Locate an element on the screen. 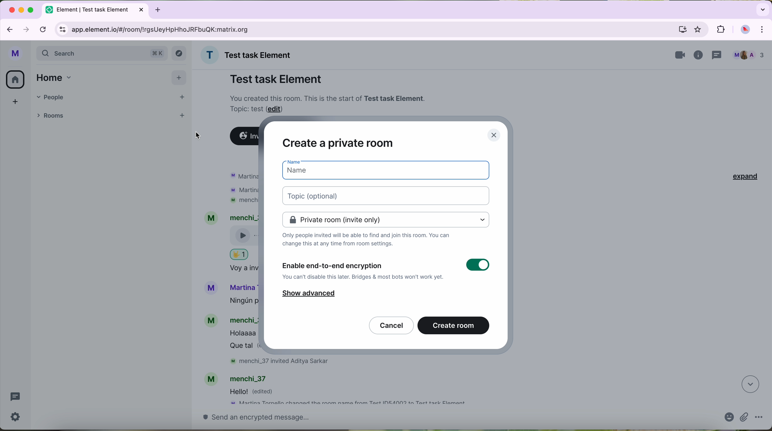 The height and width of the screenshot is (431, 772). people tab is located at coordinates (112, 97).